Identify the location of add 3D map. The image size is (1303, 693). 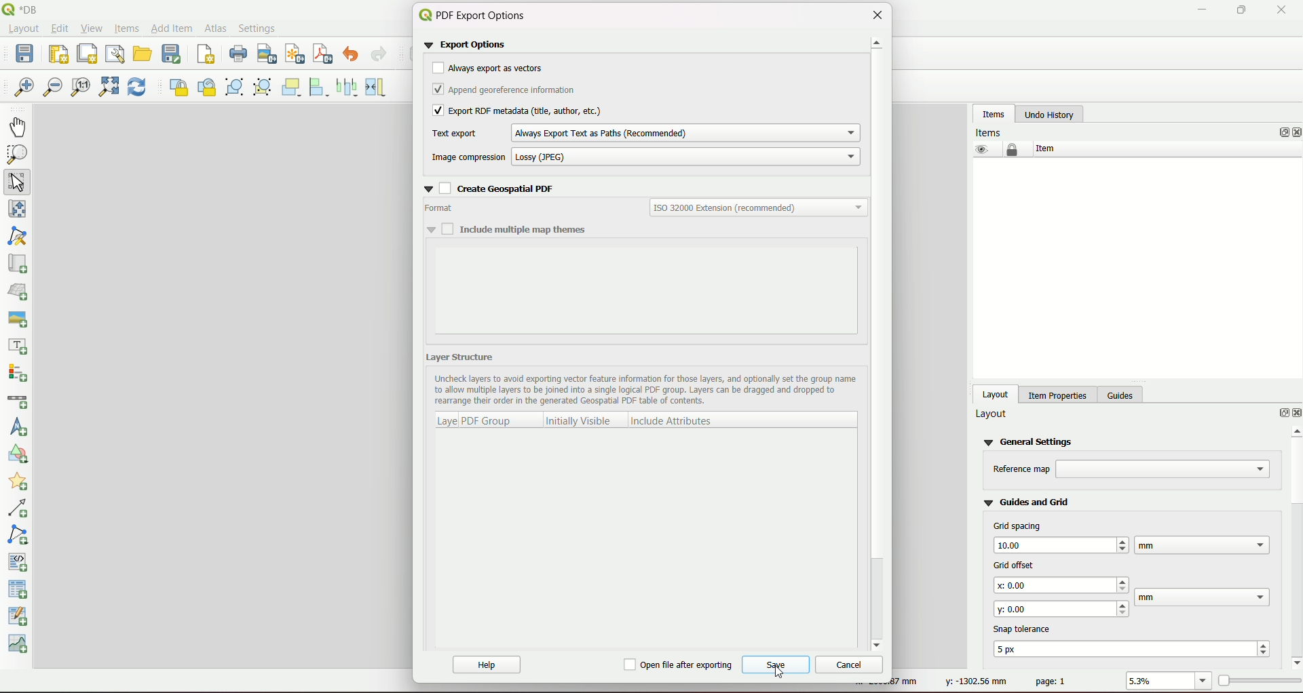
(20, 290).